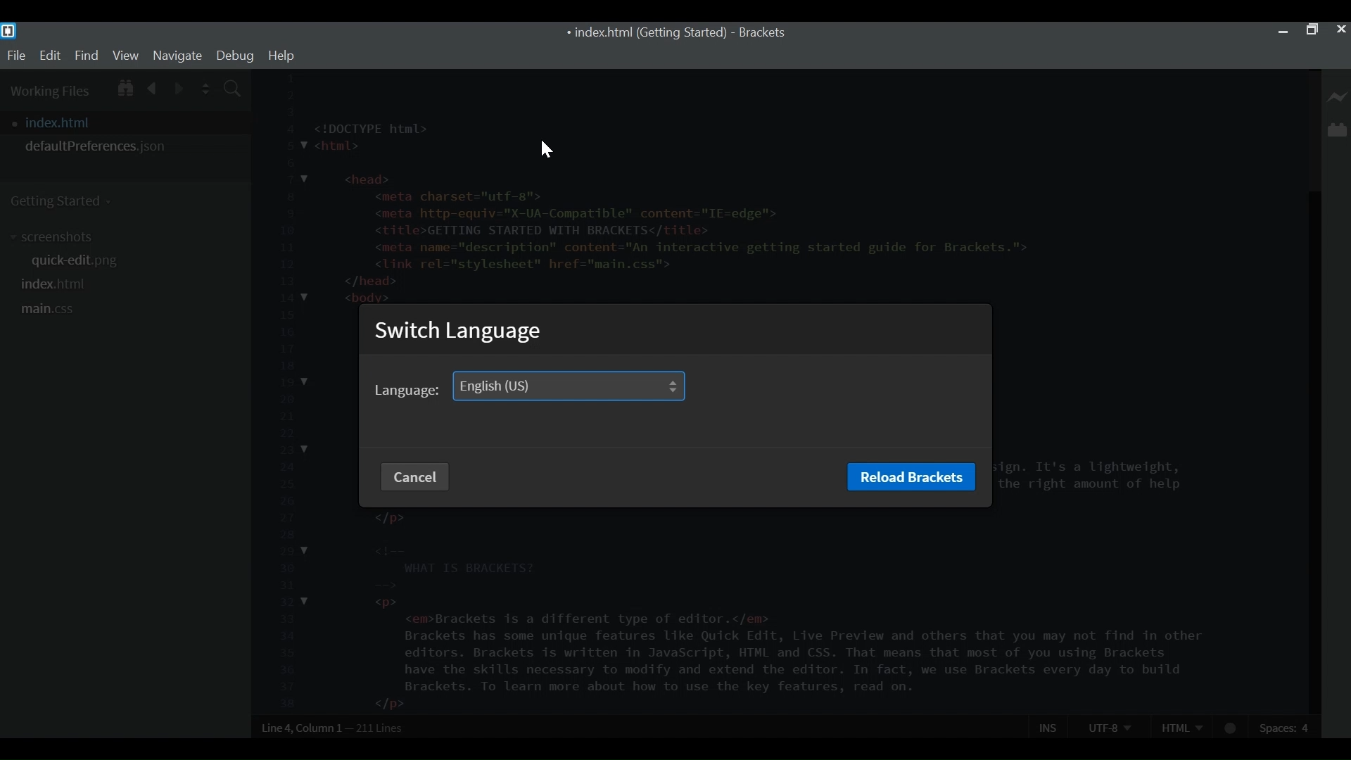 The height and width of the screenshot is (760, 1351). I want to click on Live Preview, so click(1338, 98).